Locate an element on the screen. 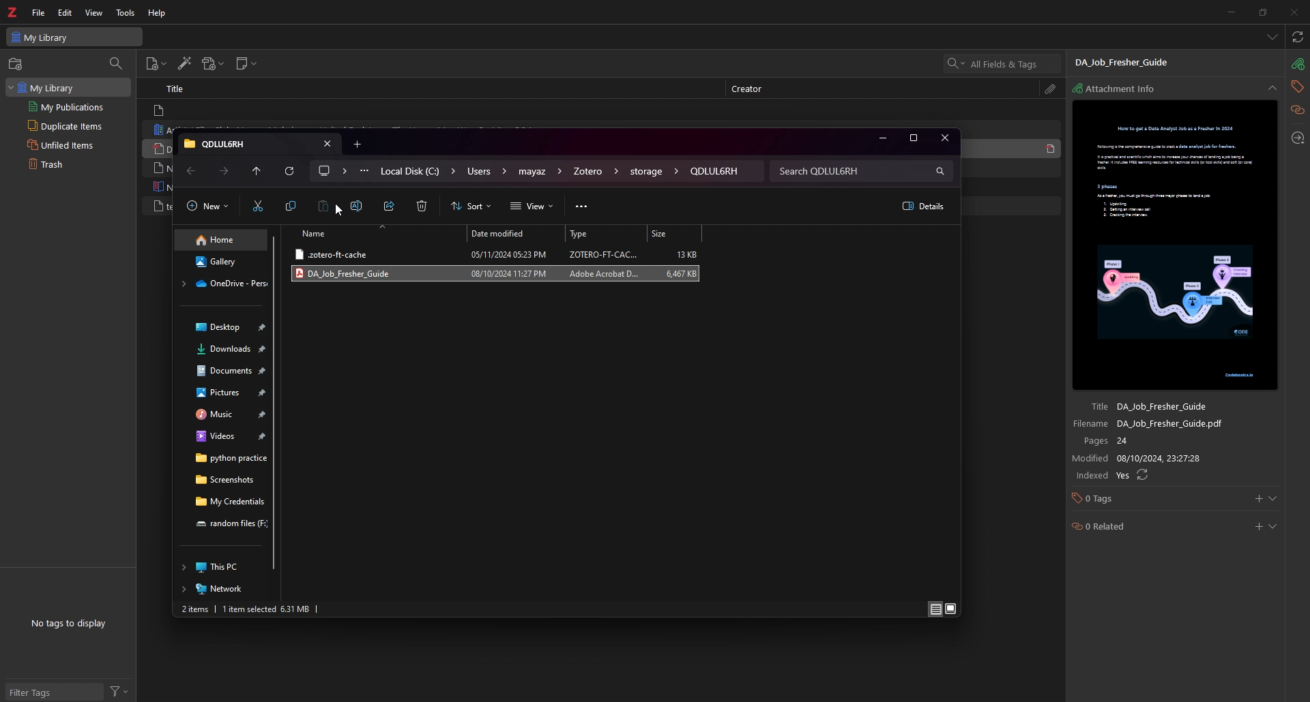 The image size is (1310, 702). add attachments is located at coordinates (213, 63).